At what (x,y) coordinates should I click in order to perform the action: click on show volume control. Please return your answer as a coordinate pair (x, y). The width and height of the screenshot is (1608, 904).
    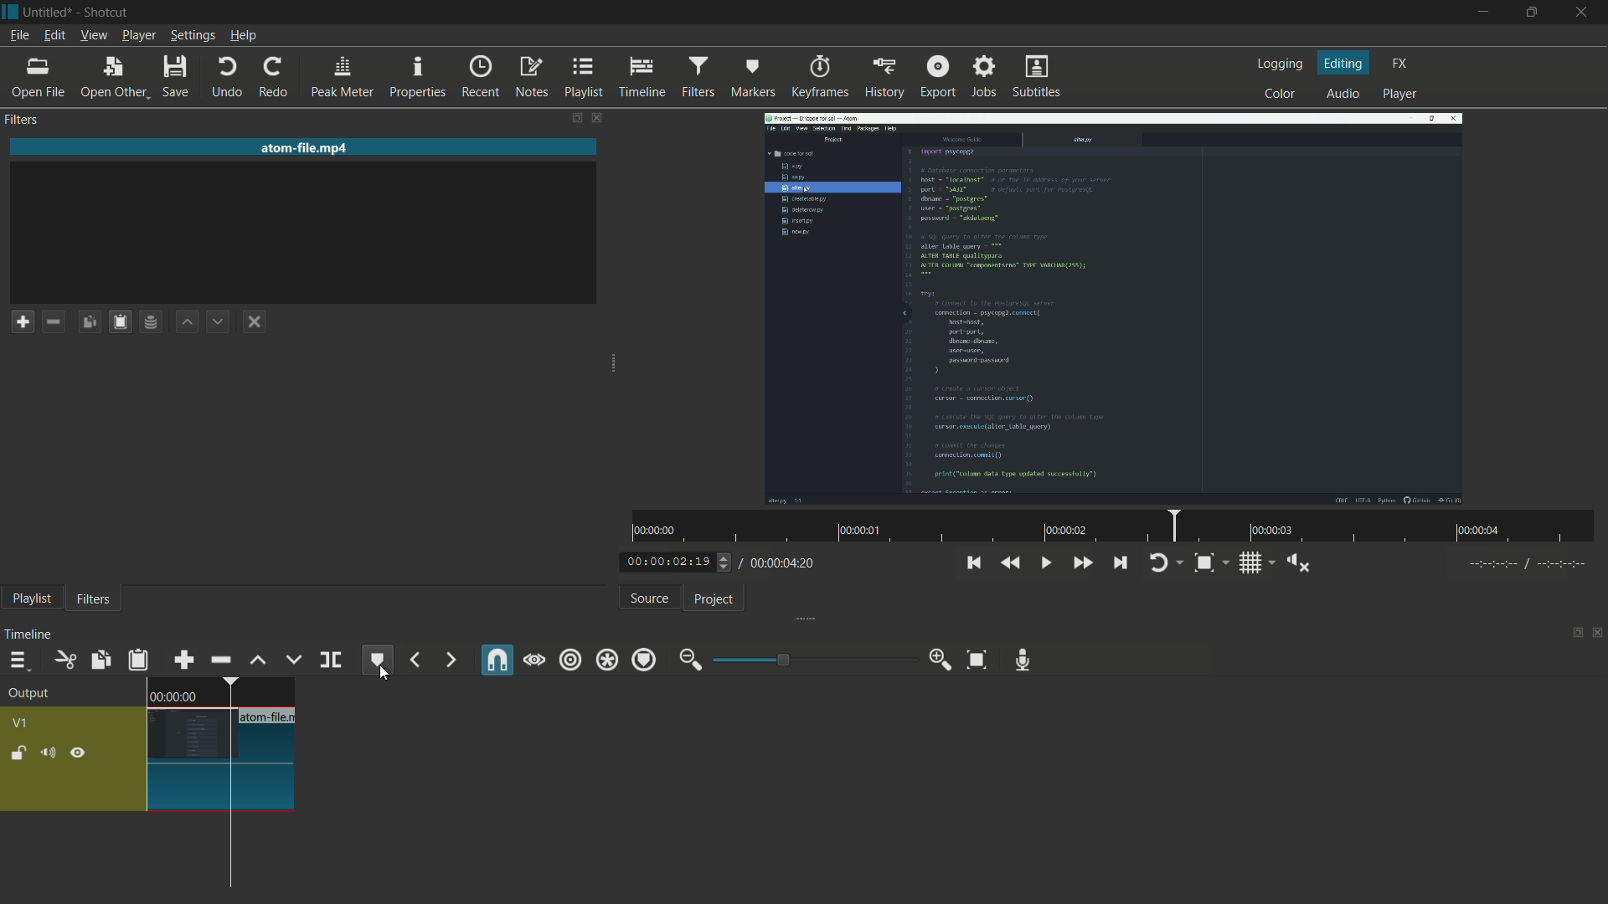
    Looking at the image, I should click on (1301, 563).